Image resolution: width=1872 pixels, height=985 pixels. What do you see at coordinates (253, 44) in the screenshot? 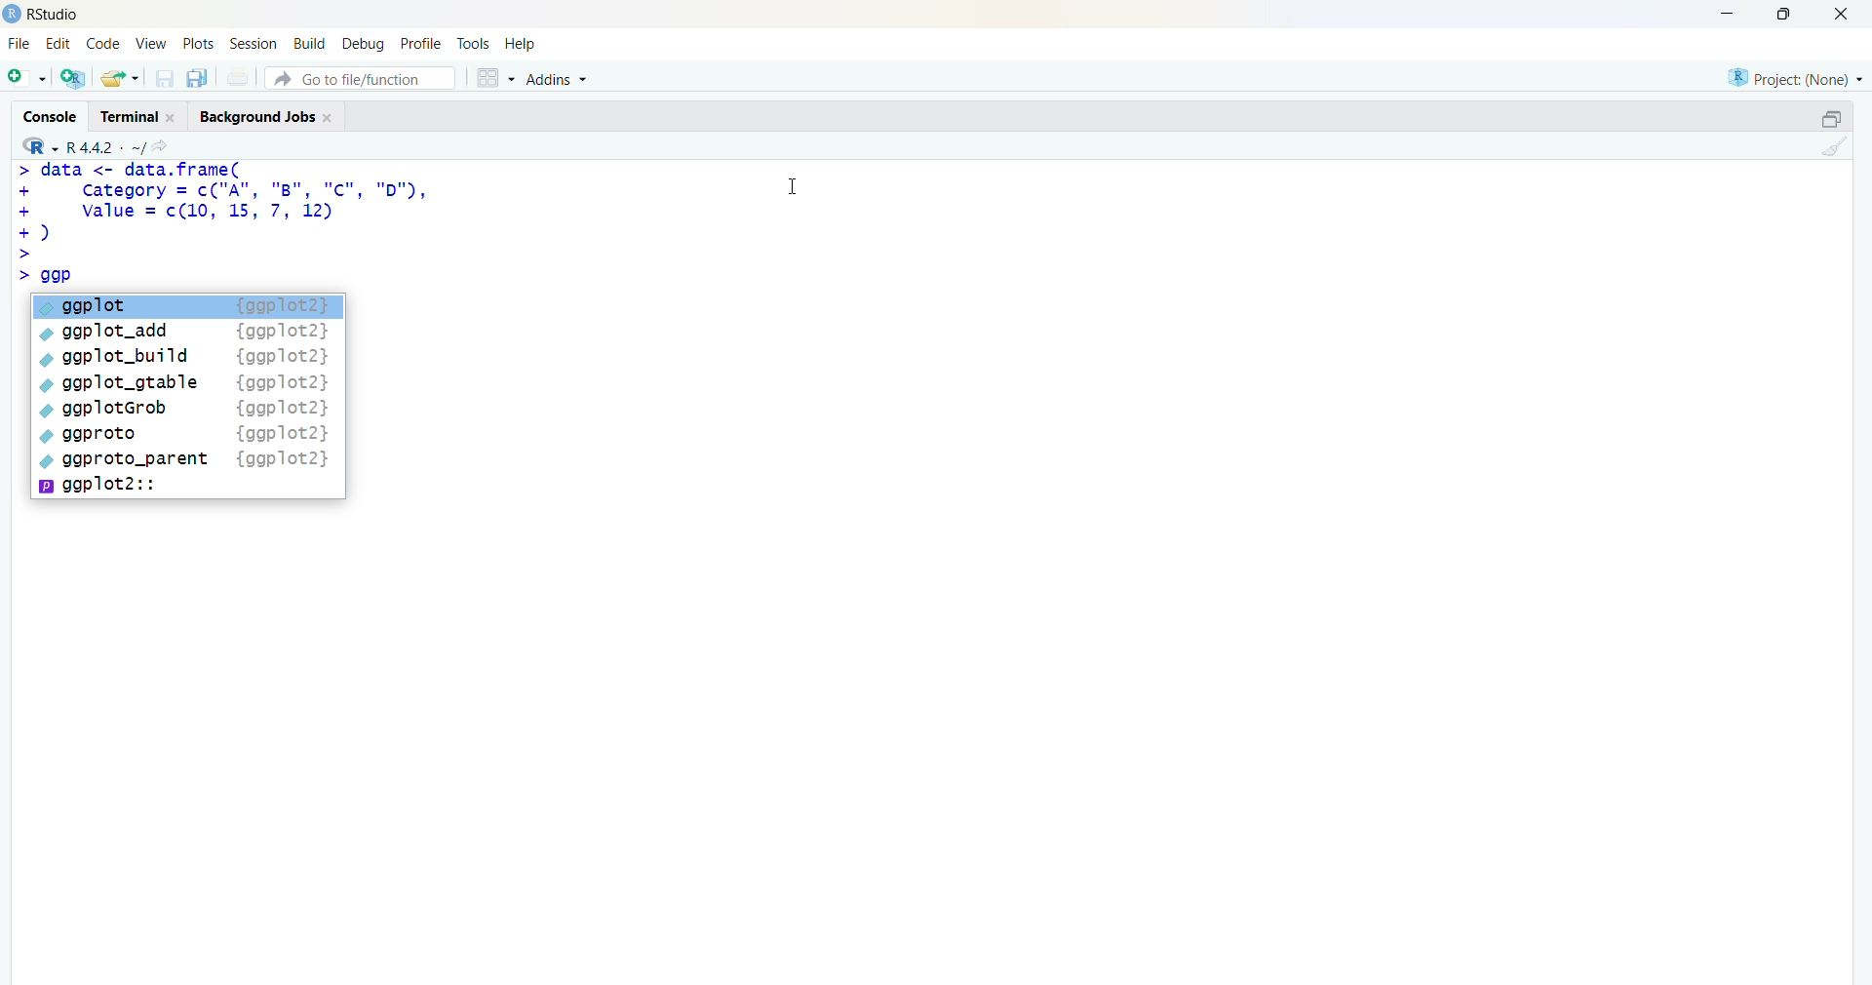
I see `Session` at bounding box center [253, 44].